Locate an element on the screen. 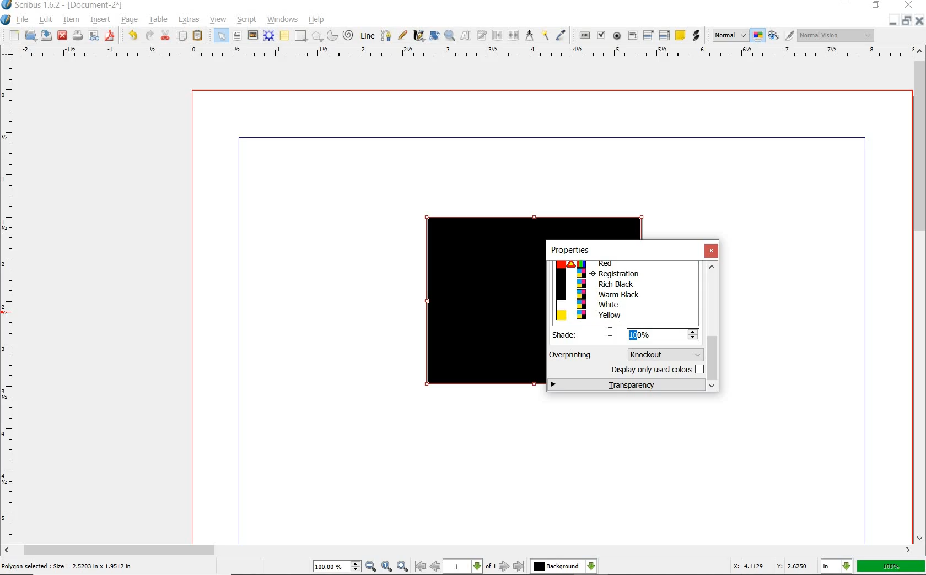  CLOSE is located at coordinates (909, 6).